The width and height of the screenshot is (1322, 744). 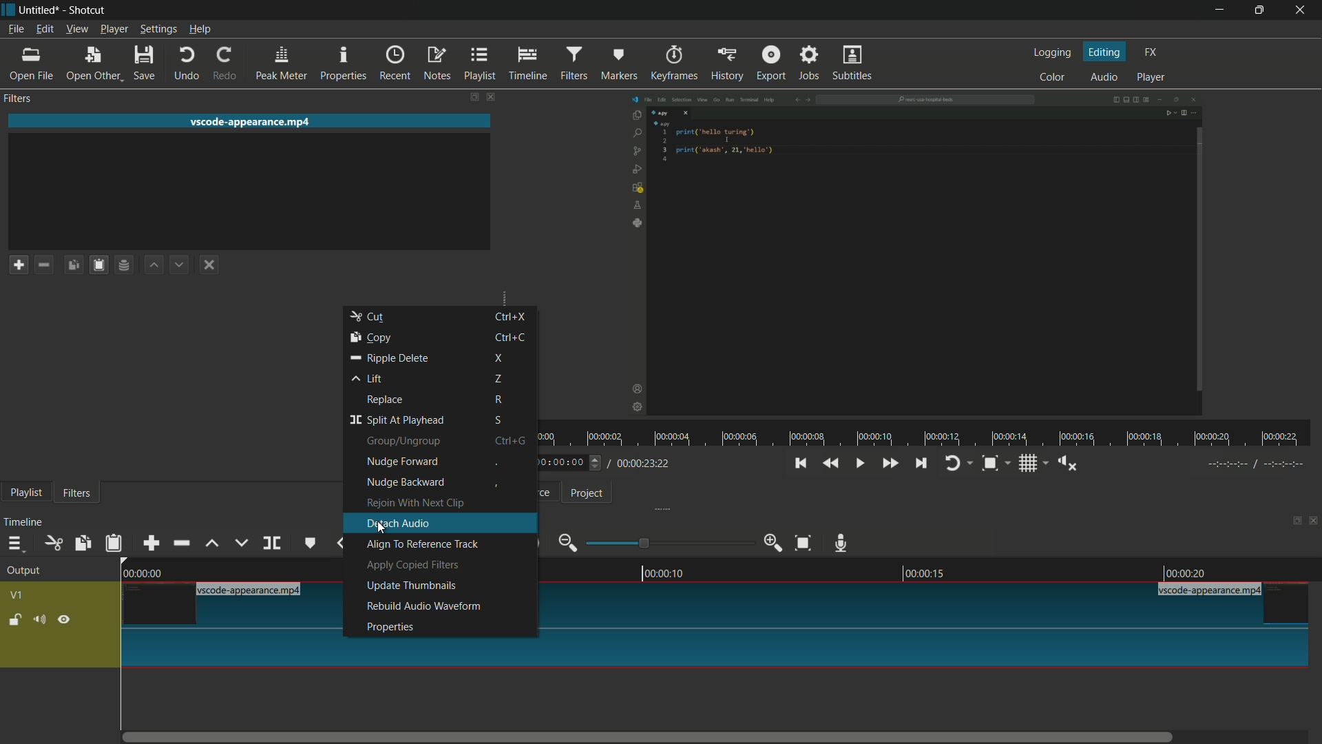 What do you see at coordinates (1257, 10) in the screenshot?
I see `maximize` at bounding box center [1257, 10].